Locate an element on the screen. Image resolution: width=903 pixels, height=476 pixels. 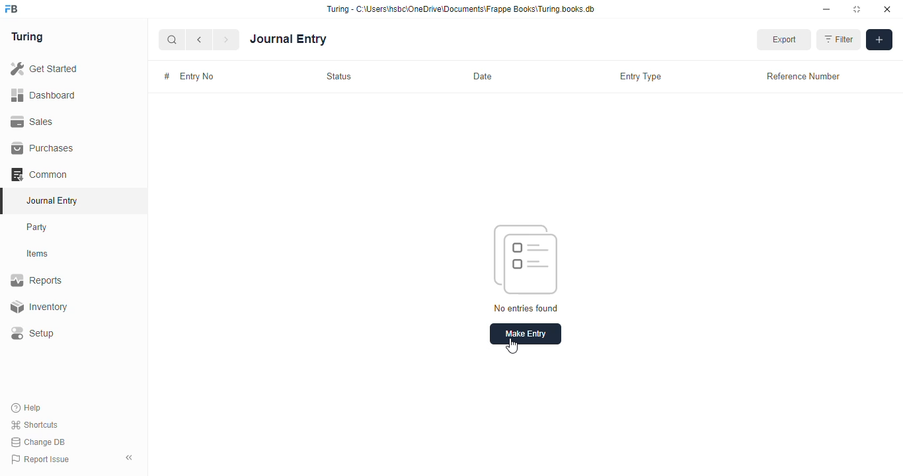
setup is located at coordinates (34, 334).